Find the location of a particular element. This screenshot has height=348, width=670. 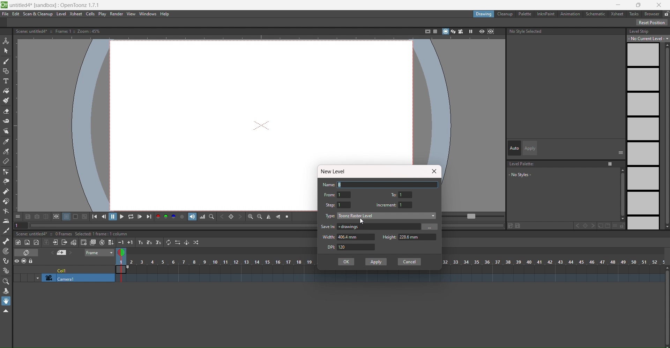

level strips is located at coordinates (643, 136).